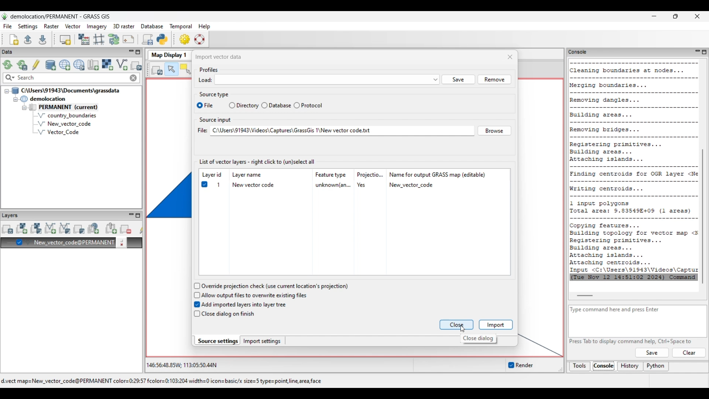 The width and height of the screenshot is (709, 399). I want to click on Close, so click(457, 325).